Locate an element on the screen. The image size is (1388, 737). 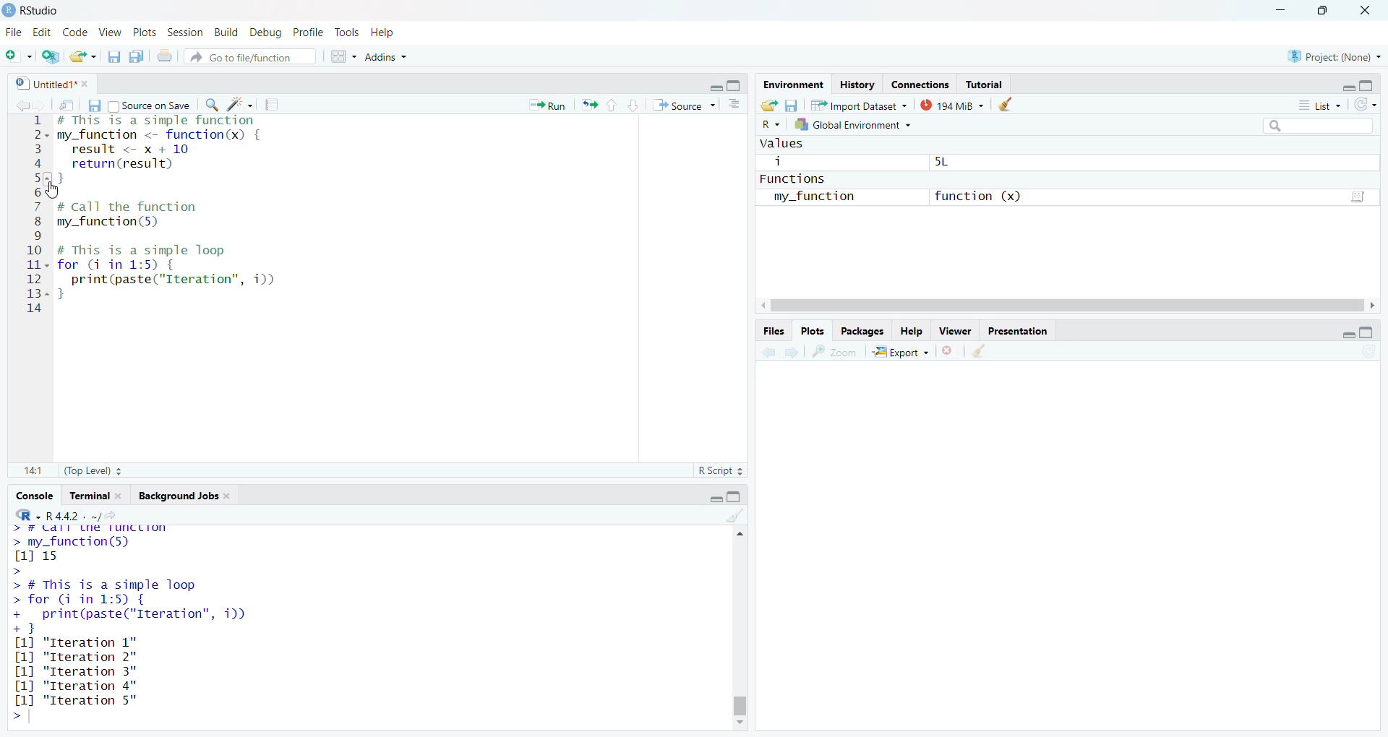
close is located at coordinates (1369, 9).